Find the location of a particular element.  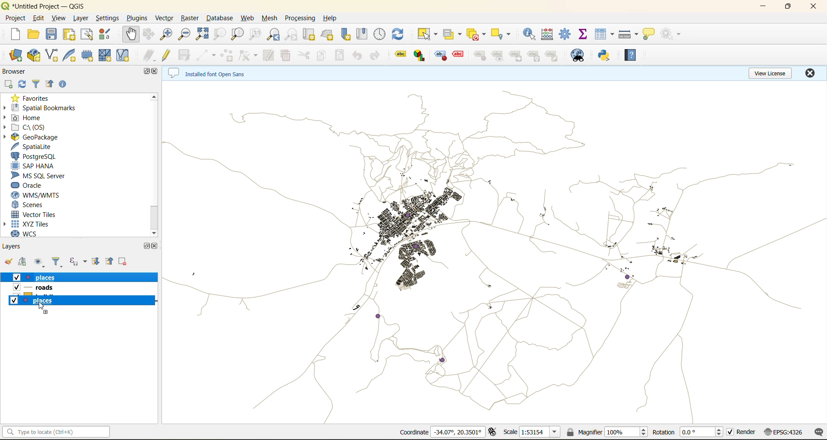

zoom full is located at coordinates (202, 35).